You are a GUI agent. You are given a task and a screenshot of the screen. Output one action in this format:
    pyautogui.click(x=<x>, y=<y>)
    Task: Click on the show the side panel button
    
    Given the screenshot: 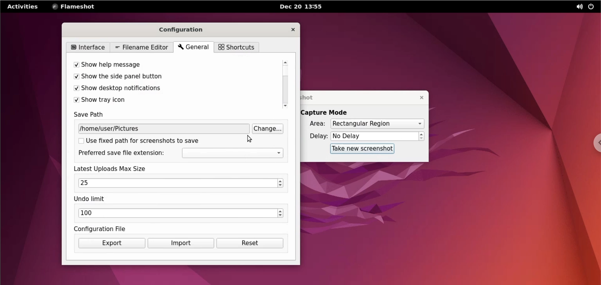 What is the action you would take?
    pyautogui.click(x=171, y=77)
    